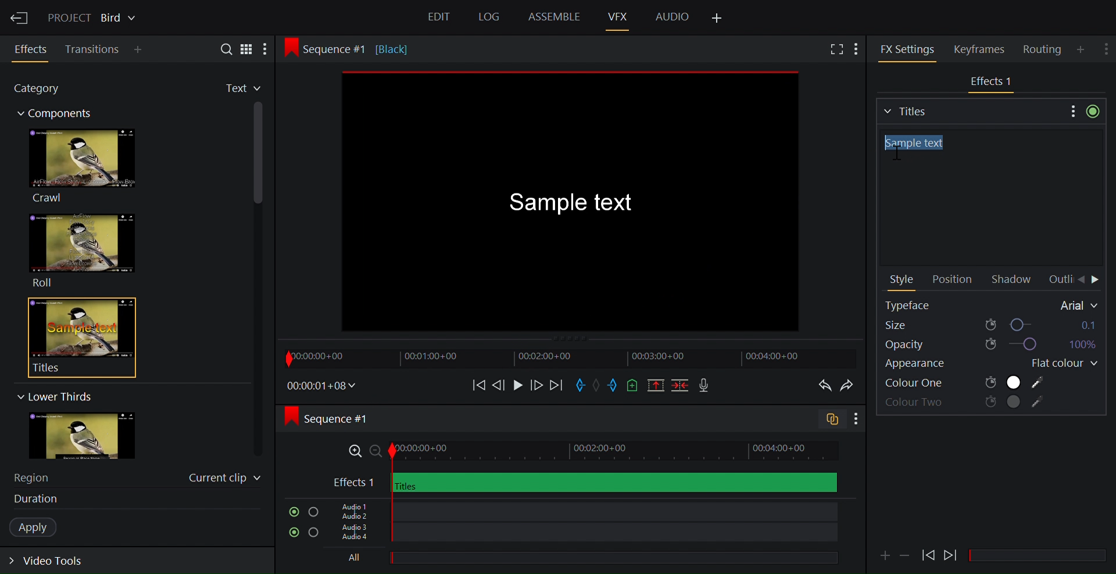 This screenshot has width=1116, height=574. What do you see at coordinates (94, 16) in the screenshot?
I see `Show/Change current project details` at bounding box center [94, 16].